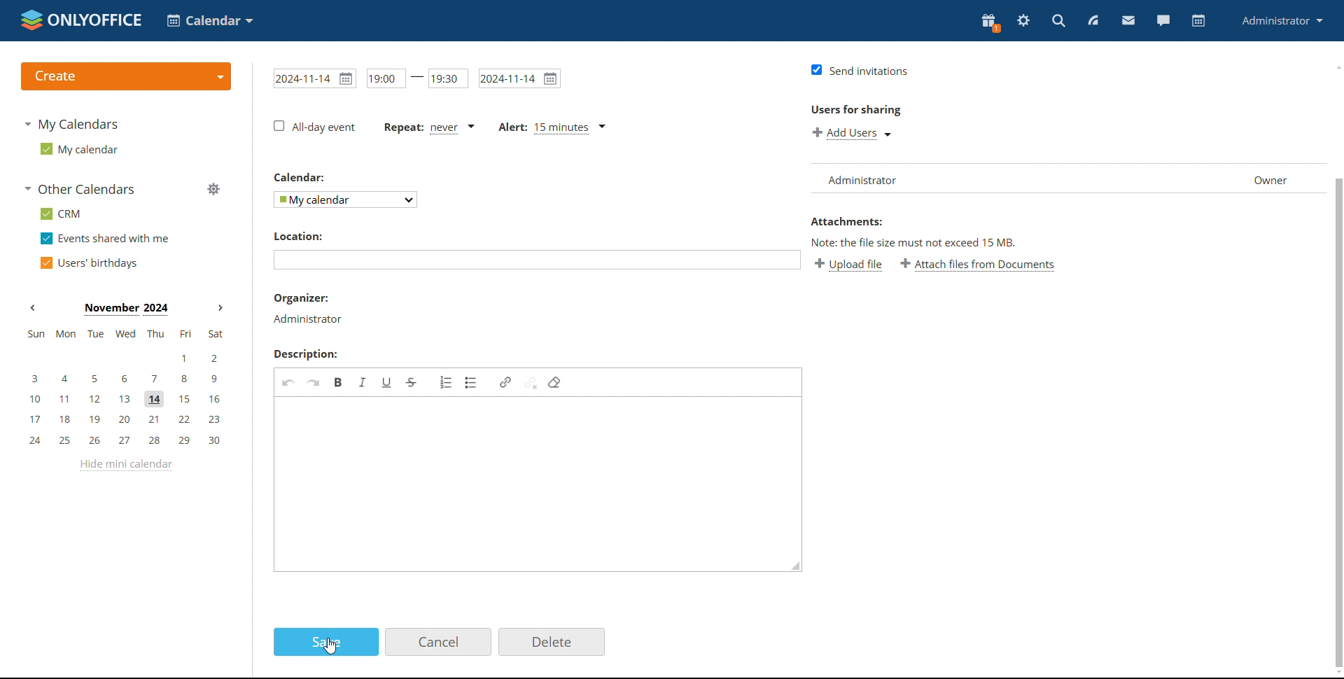  What do you see at coordinates (87, 263) in the screenshot?
I see `users' birthdays` at bounding box center [87, 263].